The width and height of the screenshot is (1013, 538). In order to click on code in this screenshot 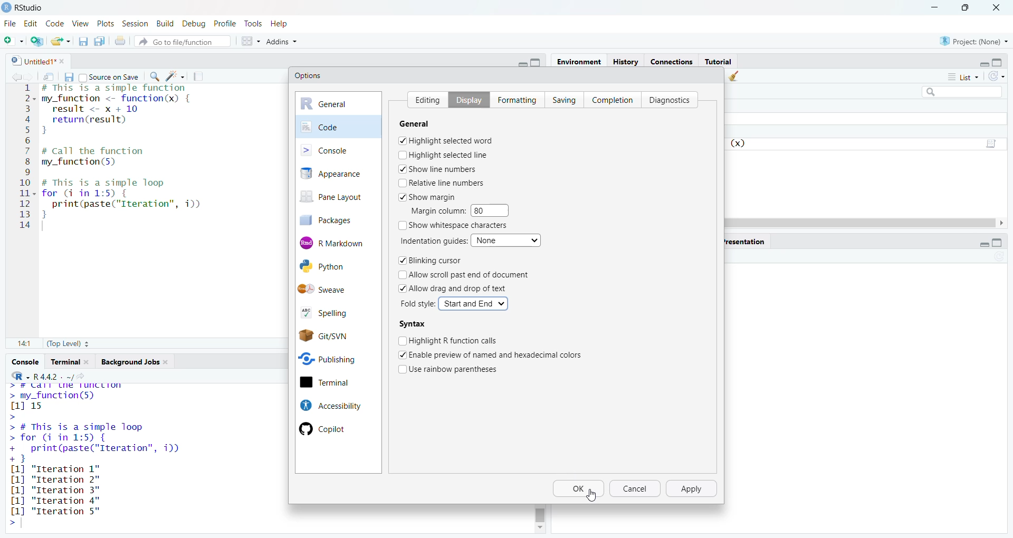, I will do `click(55, 22)`.